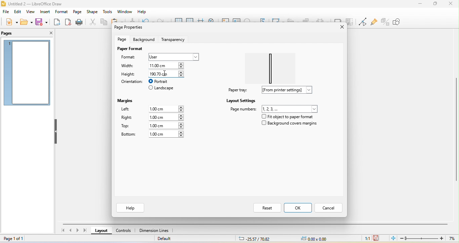 The height and width of the screenshot is (243, 459). I want to click on 1.00 cm, so click(166, 117).